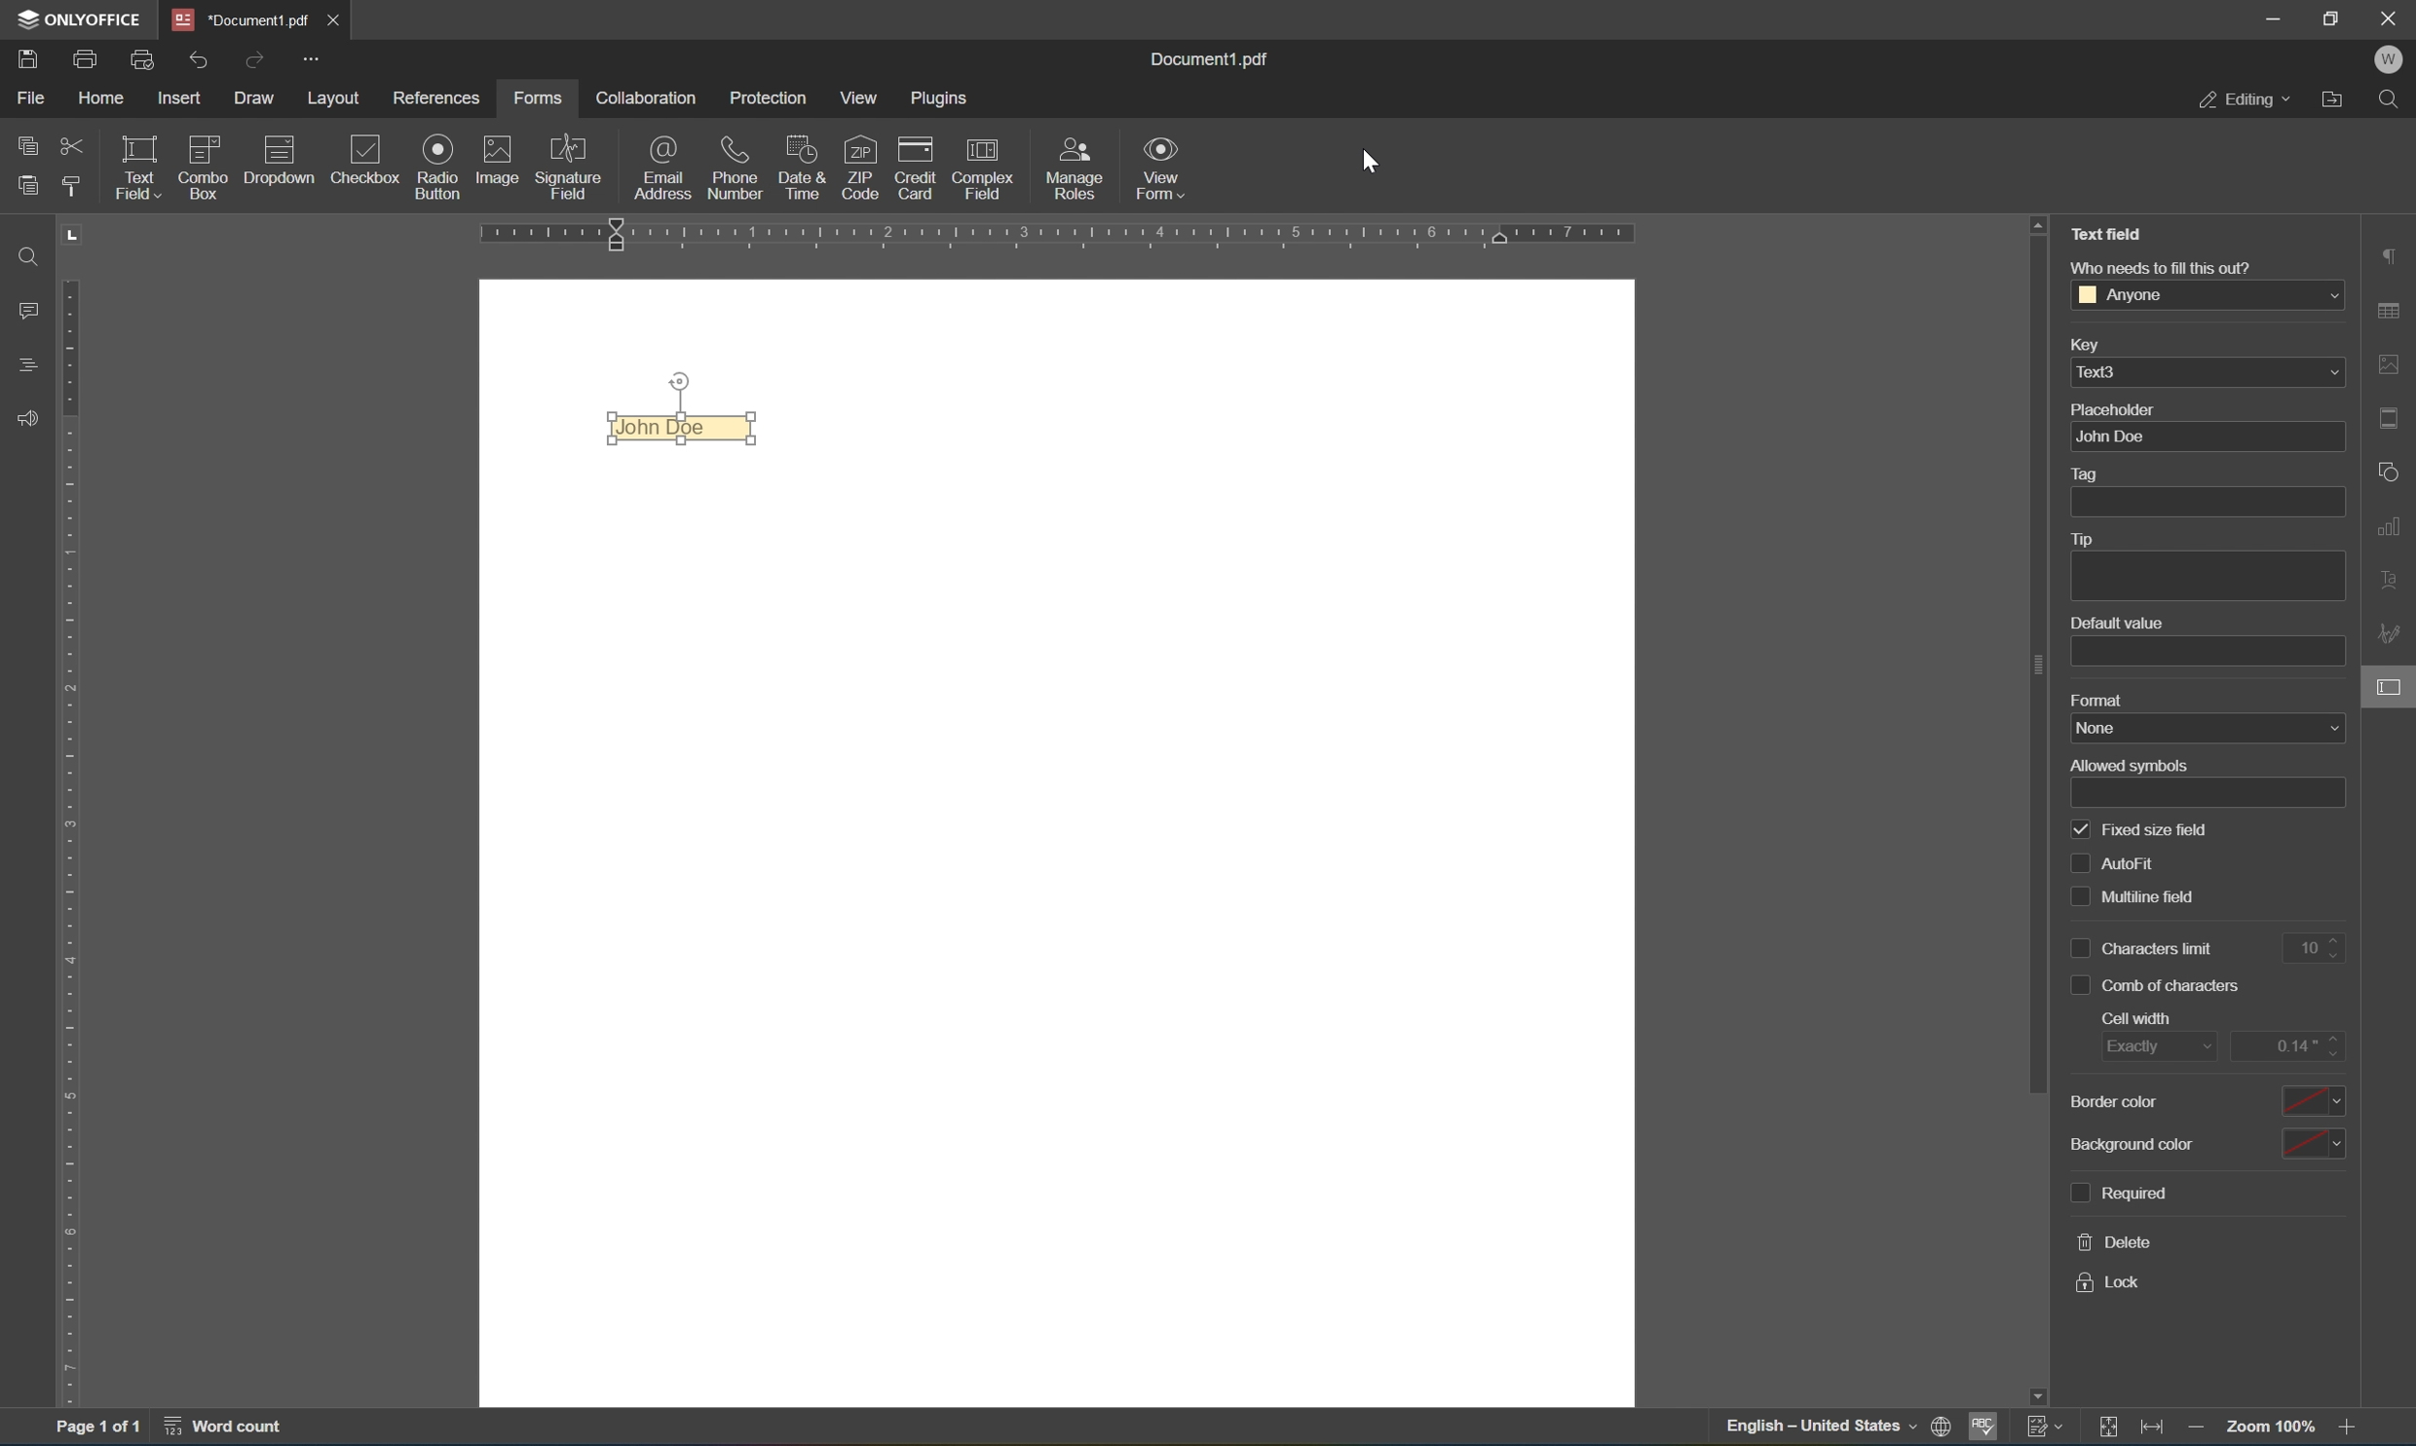 The width and height of the screenshot is (2416, 1446). What do you see at coordinates (2392, 636) in the screenshot?
I see `signature settings` at bounding box center [2392, 636].